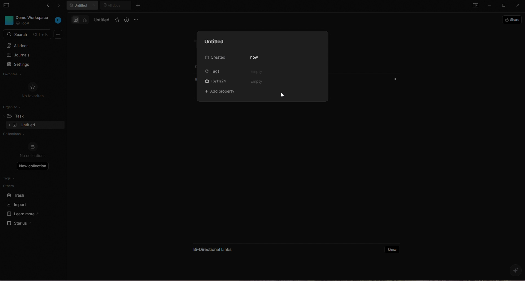 The image size is (525, 281). I want to click on local, so click(24, 23).